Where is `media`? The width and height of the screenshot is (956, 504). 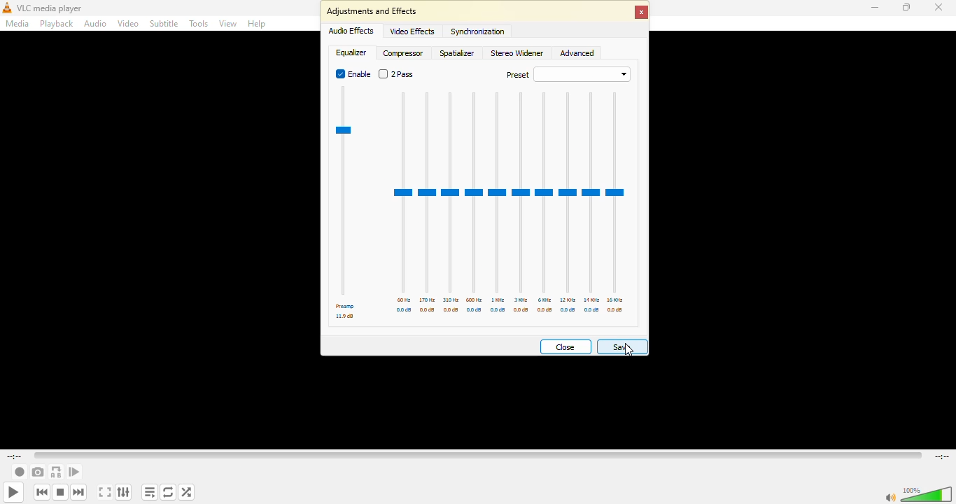 media is located at coordinates (18, 23).